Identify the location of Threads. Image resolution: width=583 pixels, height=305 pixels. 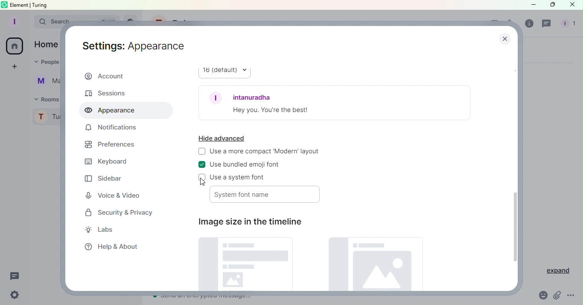
(15, 275).